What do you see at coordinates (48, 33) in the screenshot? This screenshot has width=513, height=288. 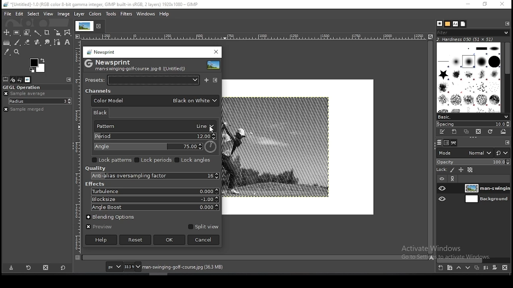 I see `crop tool` at bounding box center [48, 33].